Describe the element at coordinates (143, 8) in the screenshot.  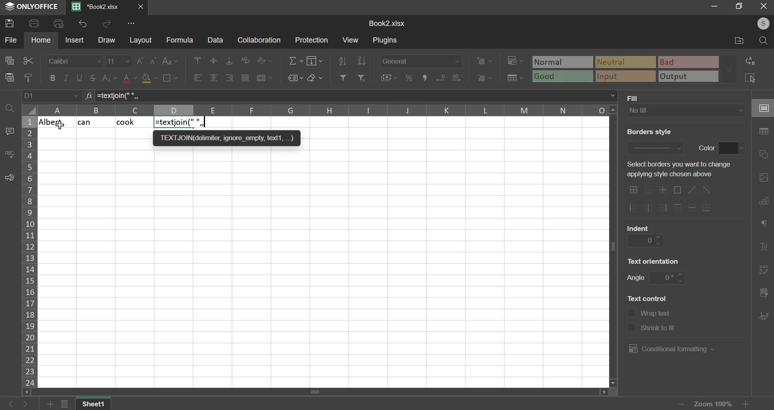
I see `close` at that location.